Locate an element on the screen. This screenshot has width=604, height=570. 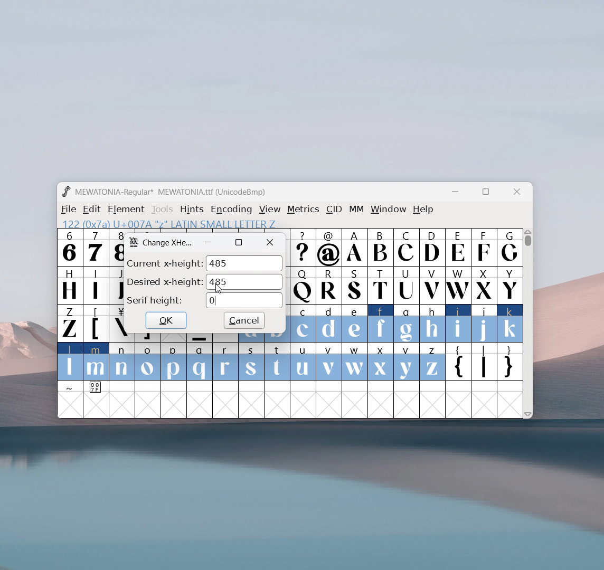
o is located at coordinates (148, 363).